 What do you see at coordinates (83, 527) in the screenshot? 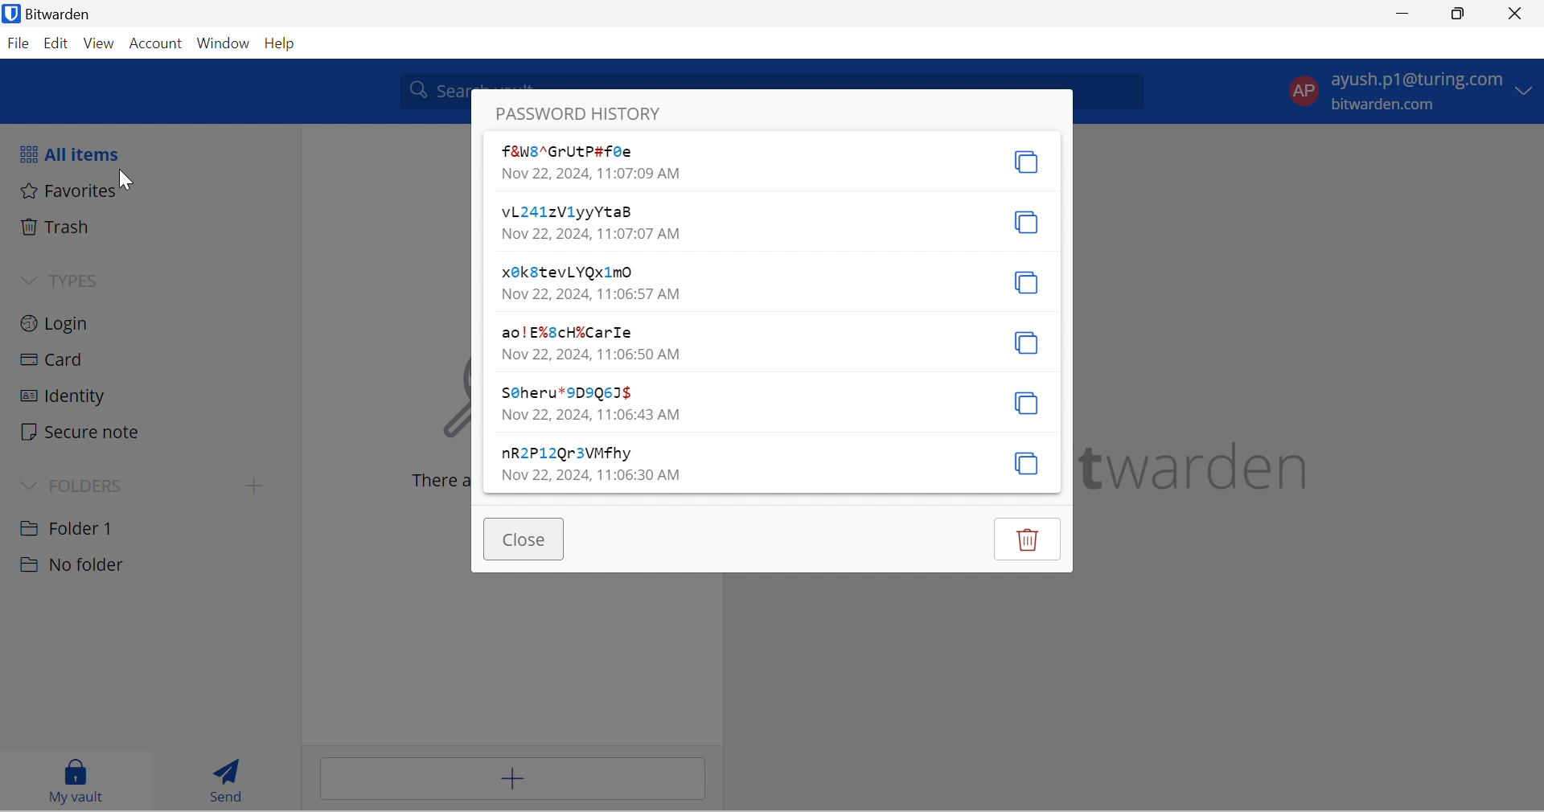
I see `folder 1` at bounding box center [83, 527].